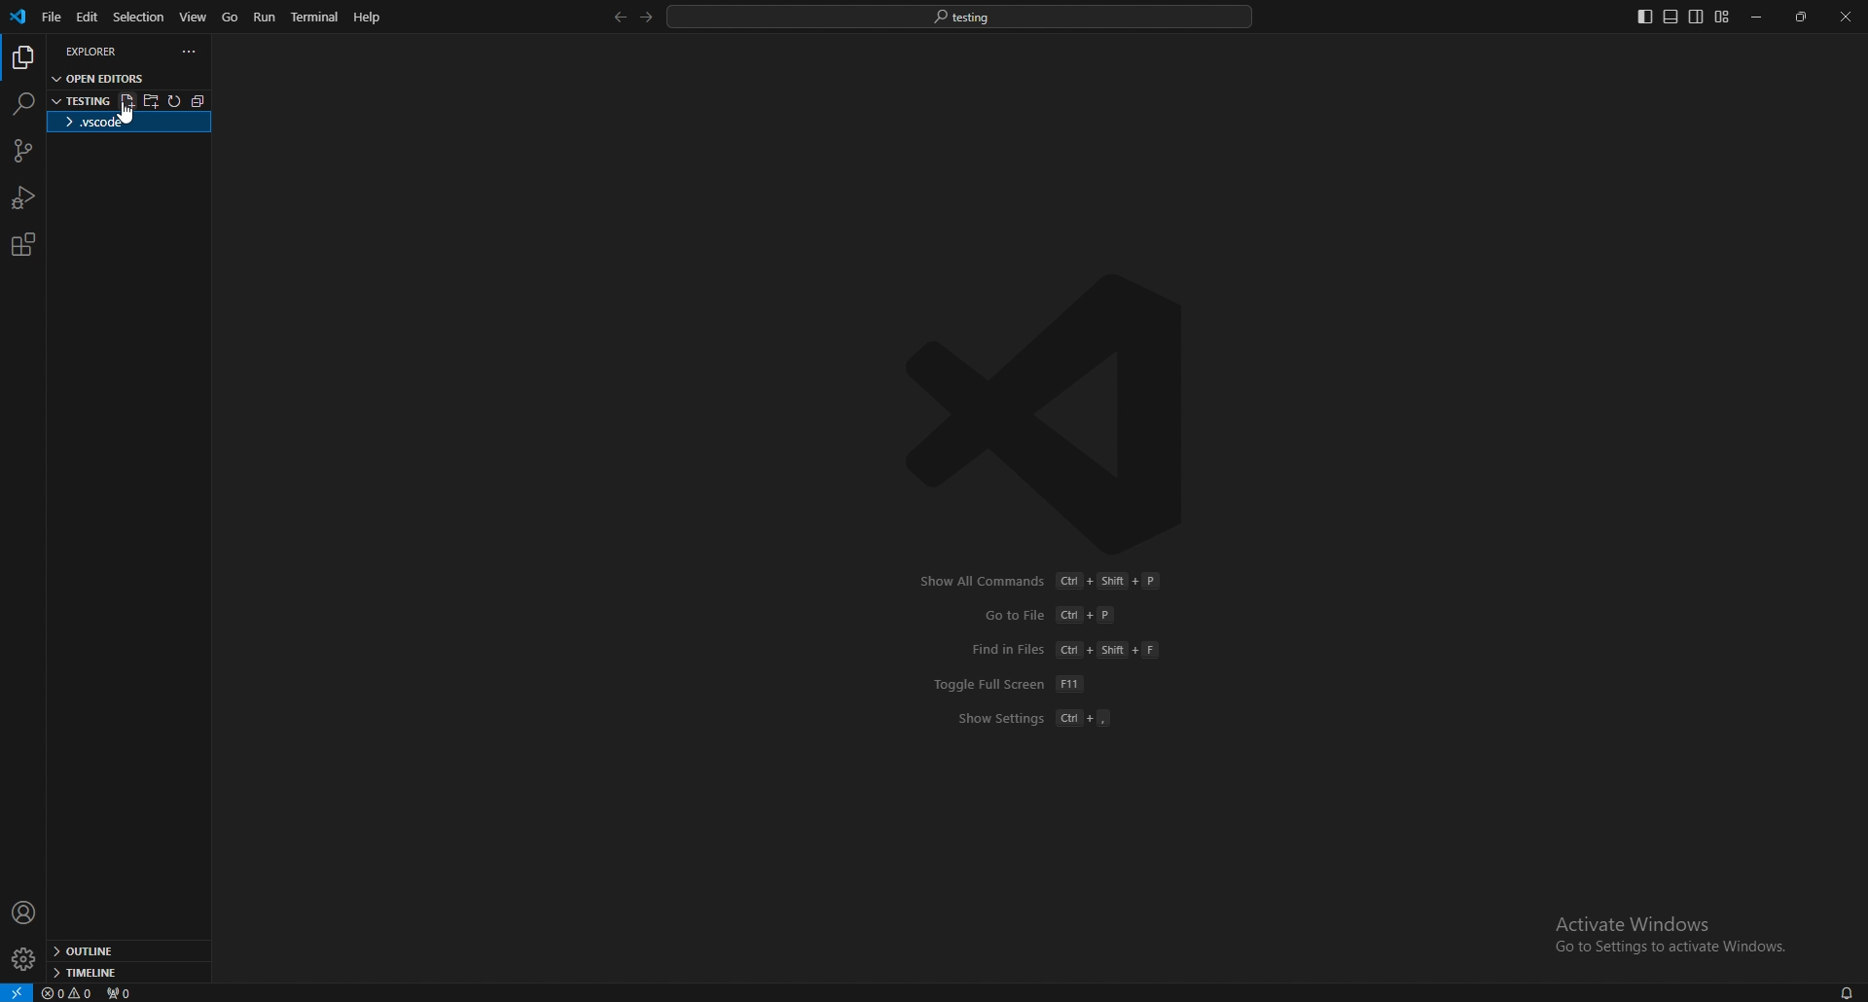 The image size is (1868, 1002). Describe the element at coordinates (1682, 17) in the screenshot. I see `editor layouts` at that location.